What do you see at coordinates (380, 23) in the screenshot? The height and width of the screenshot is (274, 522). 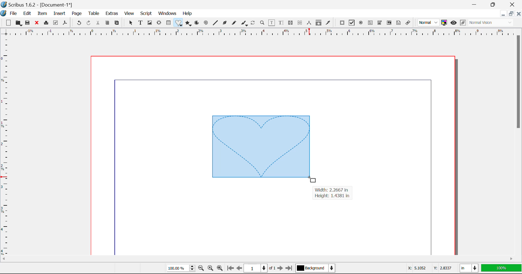 I see `Pdf Combobox` at bounding box center [380, 23].